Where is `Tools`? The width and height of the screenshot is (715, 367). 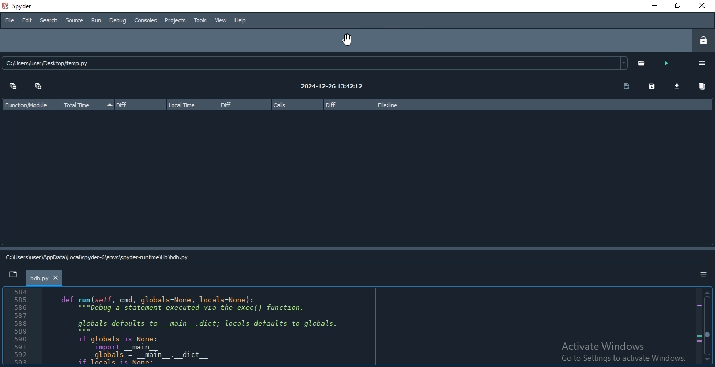 Tools is located at coordinates (200, 20).